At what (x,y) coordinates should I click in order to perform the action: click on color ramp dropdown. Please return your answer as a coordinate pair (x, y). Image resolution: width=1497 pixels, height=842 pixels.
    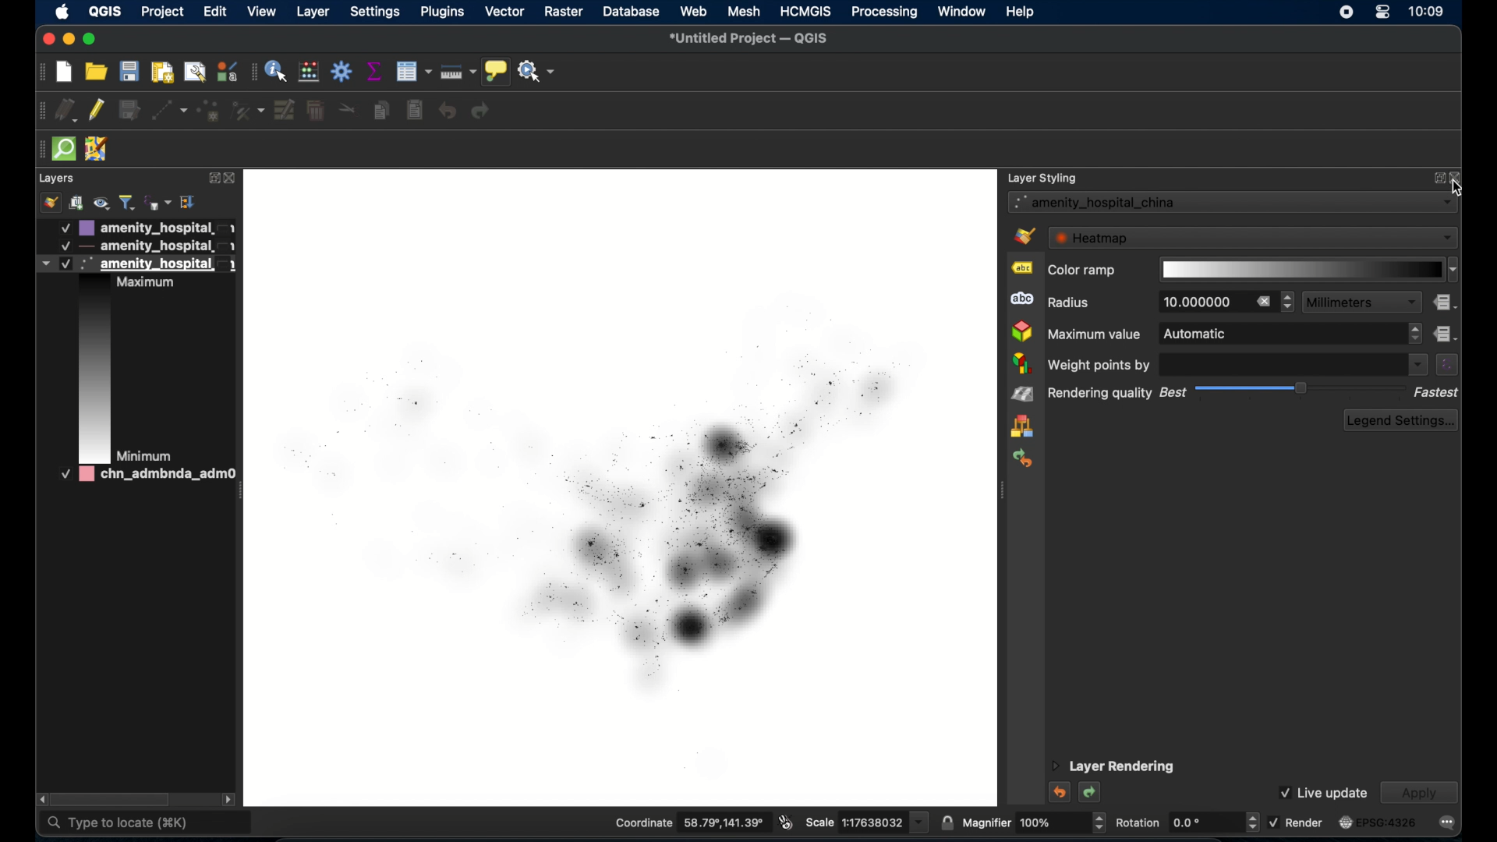
    Looking at the image, I should click on (1308, 270).